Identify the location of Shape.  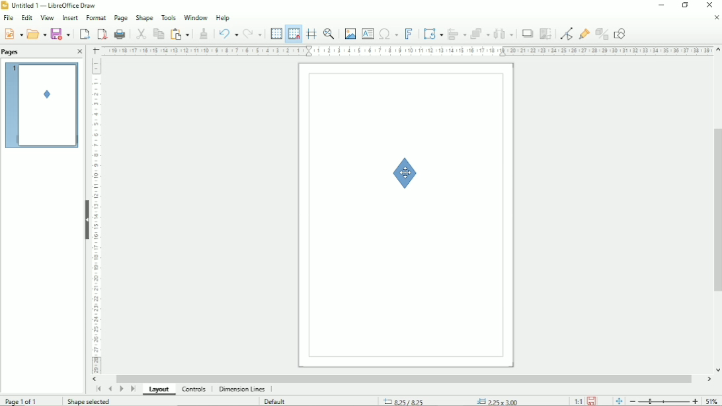
(144, 17).